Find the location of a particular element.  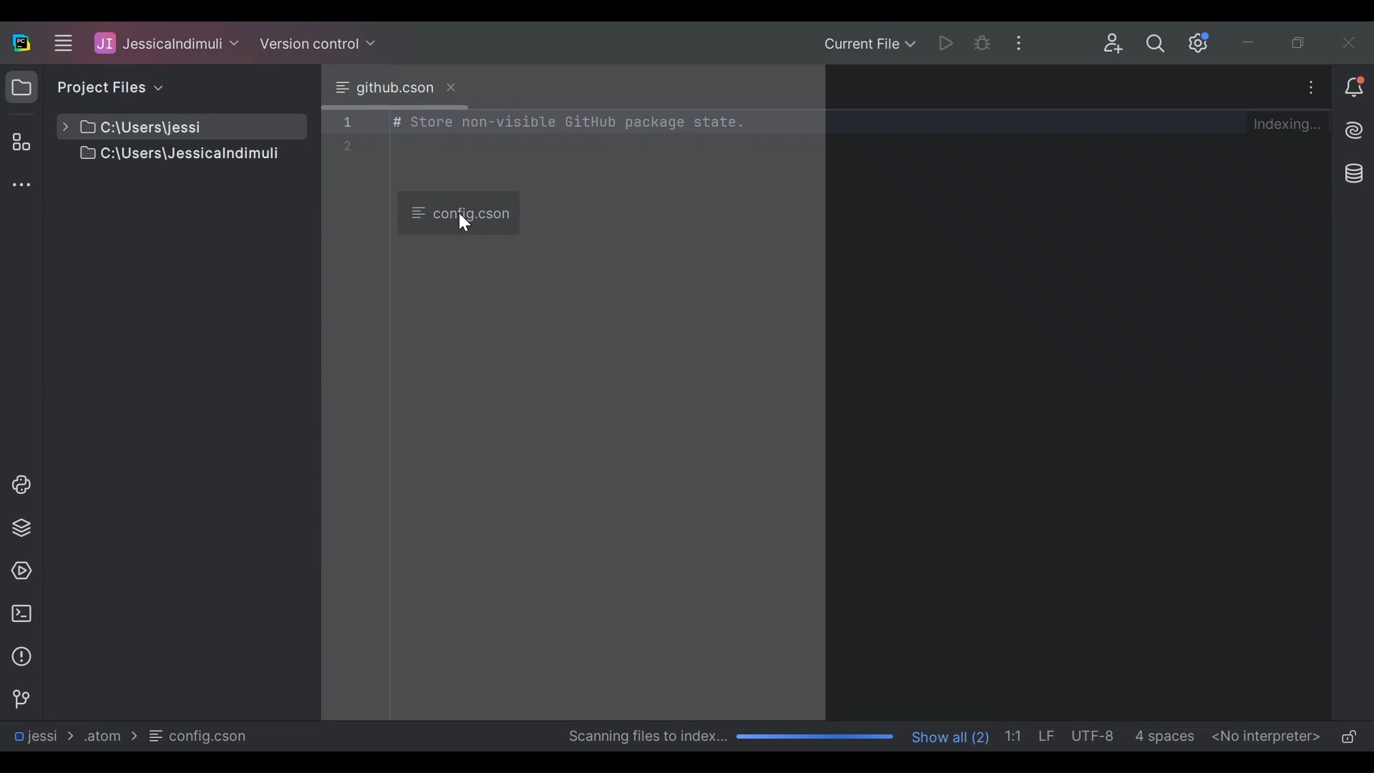

Line Separator is located at coordinates (1048, 736).